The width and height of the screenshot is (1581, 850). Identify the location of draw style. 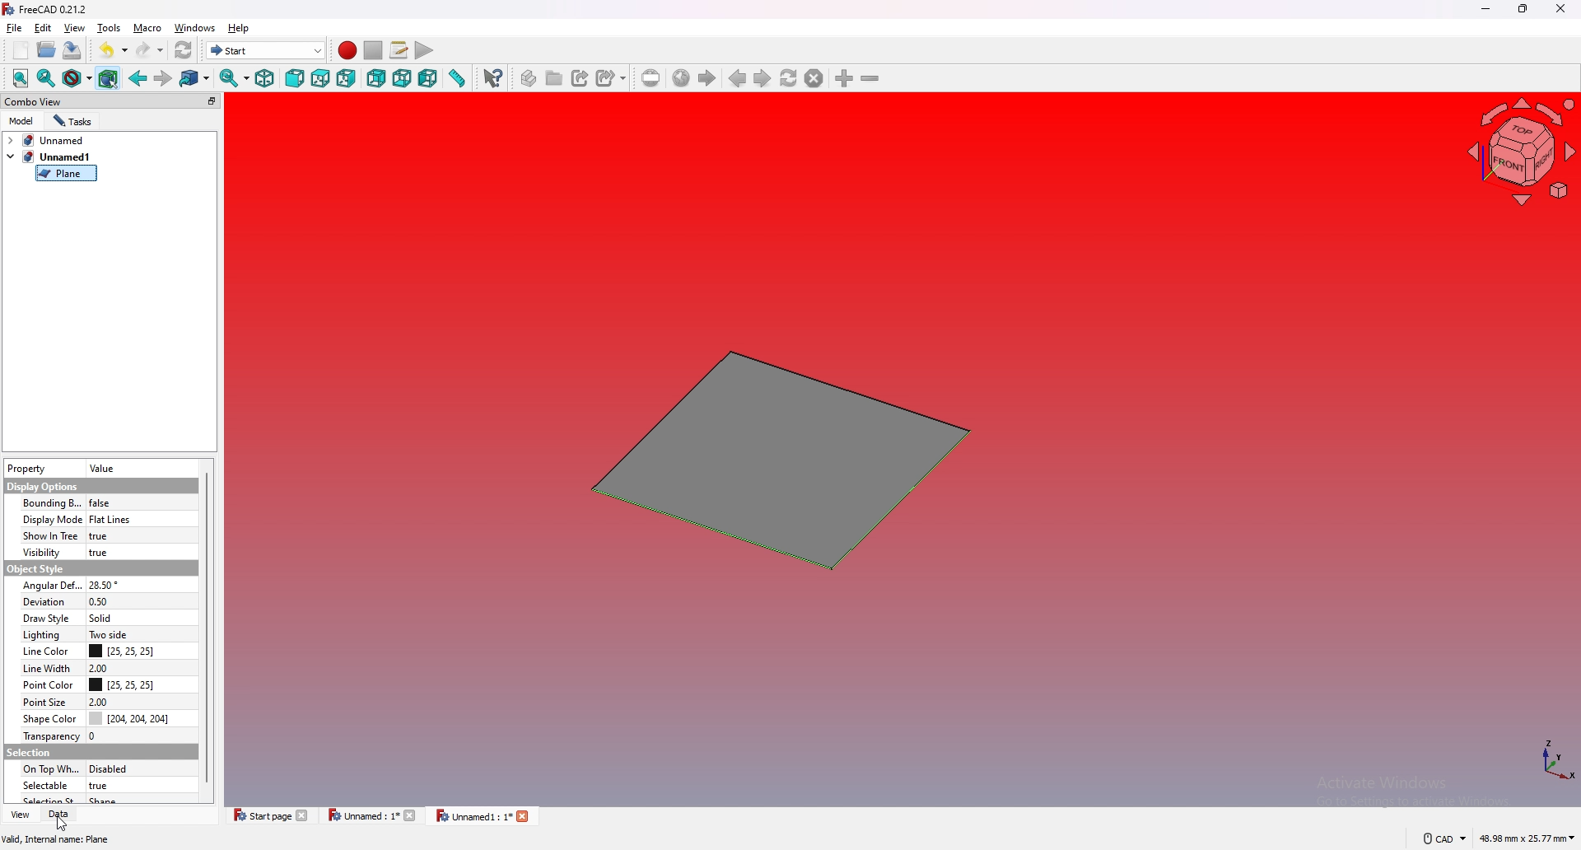
(77, 78).